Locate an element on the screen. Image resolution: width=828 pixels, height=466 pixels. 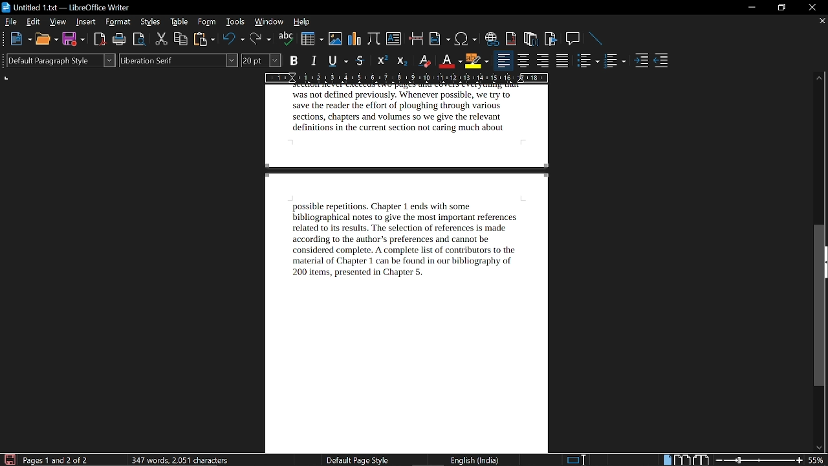
standard selection is located at coordinates (579, 460).